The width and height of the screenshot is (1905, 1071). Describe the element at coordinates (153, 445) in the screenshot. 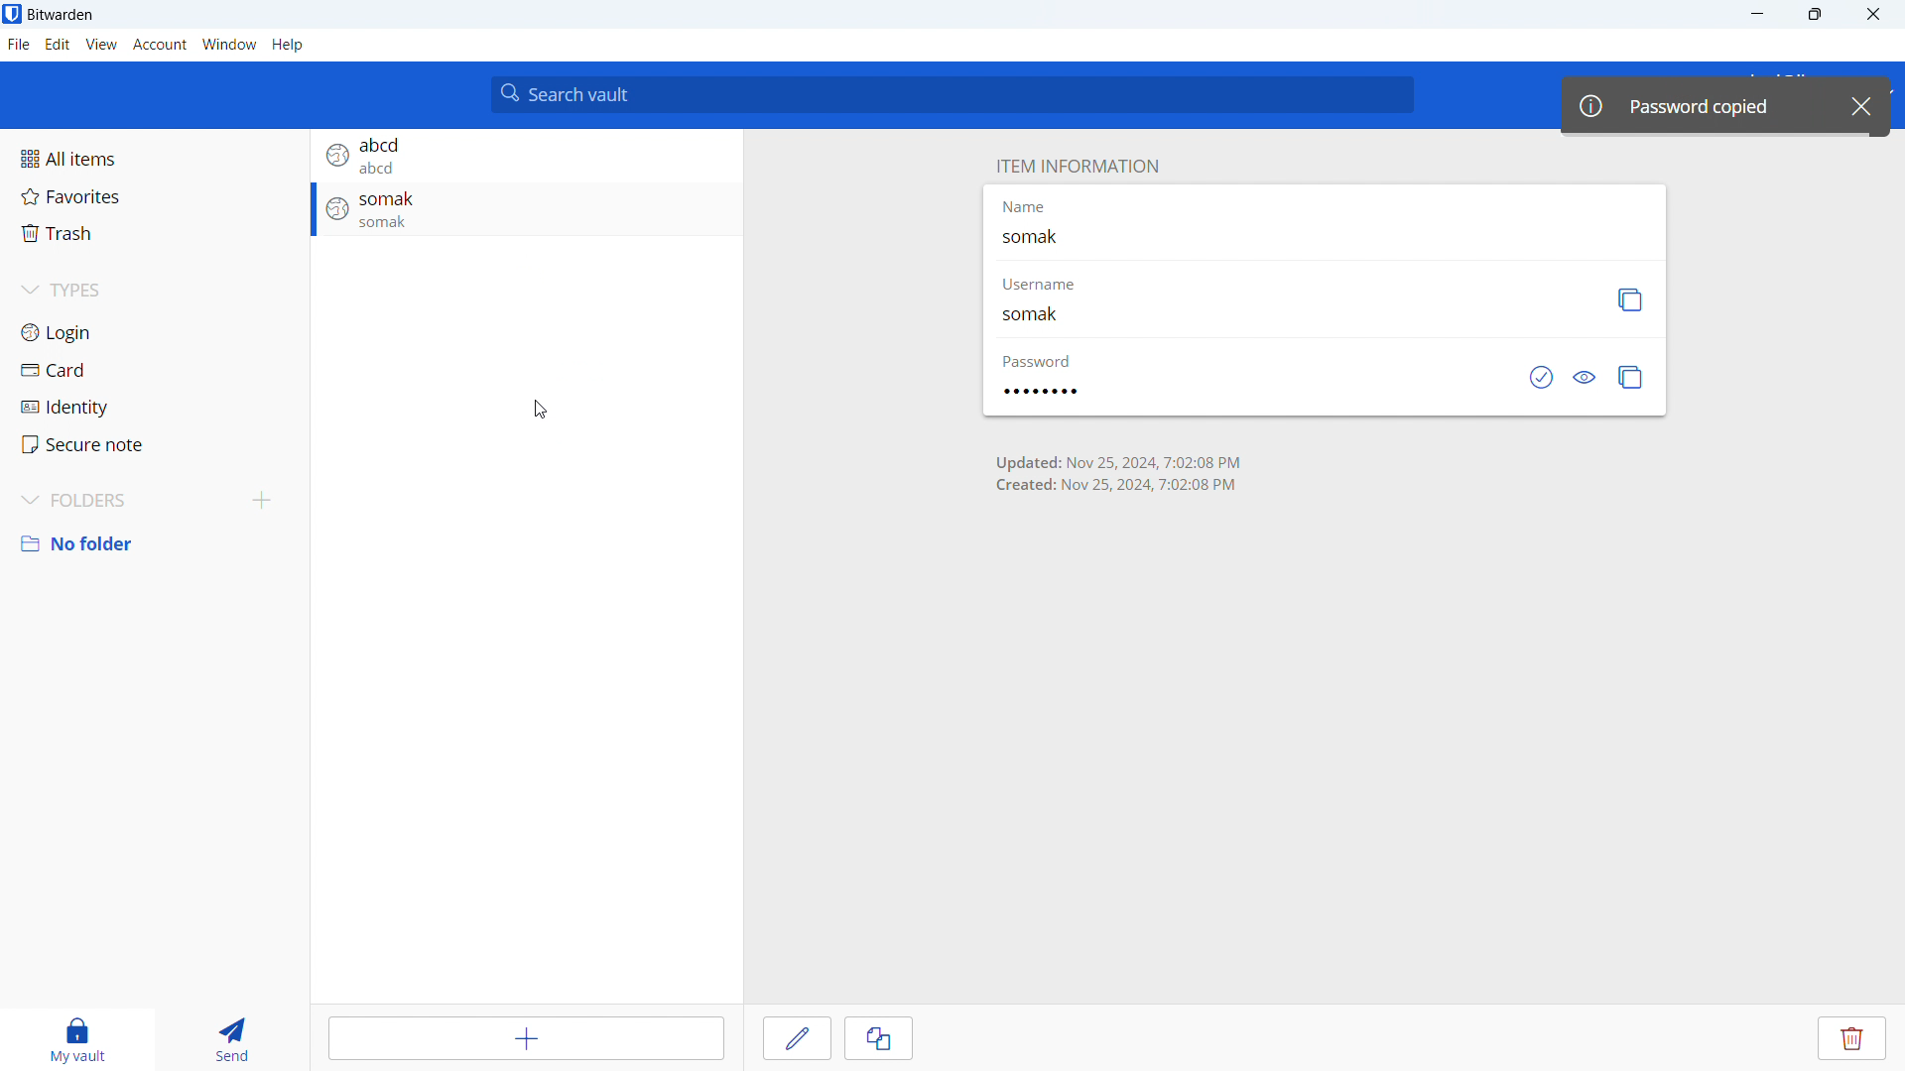

I see `secure note` at that location.